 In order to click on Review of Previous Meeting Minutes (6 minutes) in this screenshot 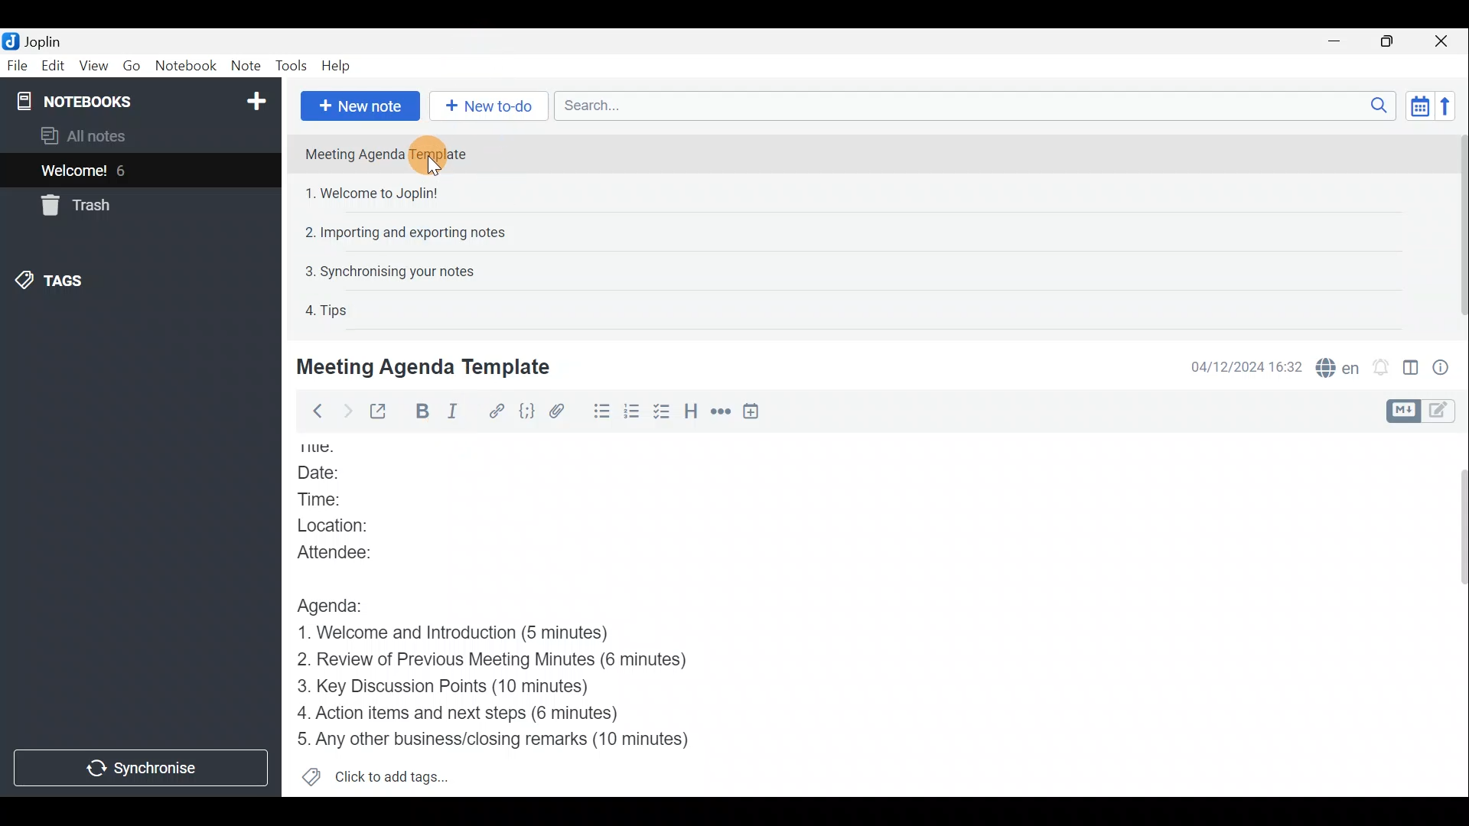, I will do `click(516, 662)`.